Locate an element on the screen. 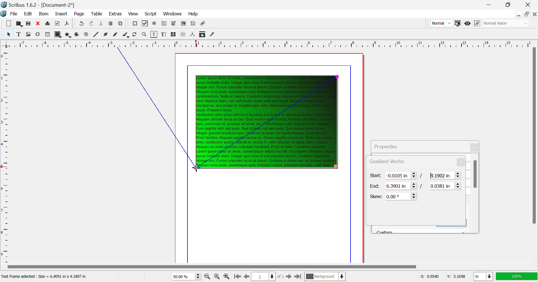  Pdf Checkbox is located at coordinates (145, 24).